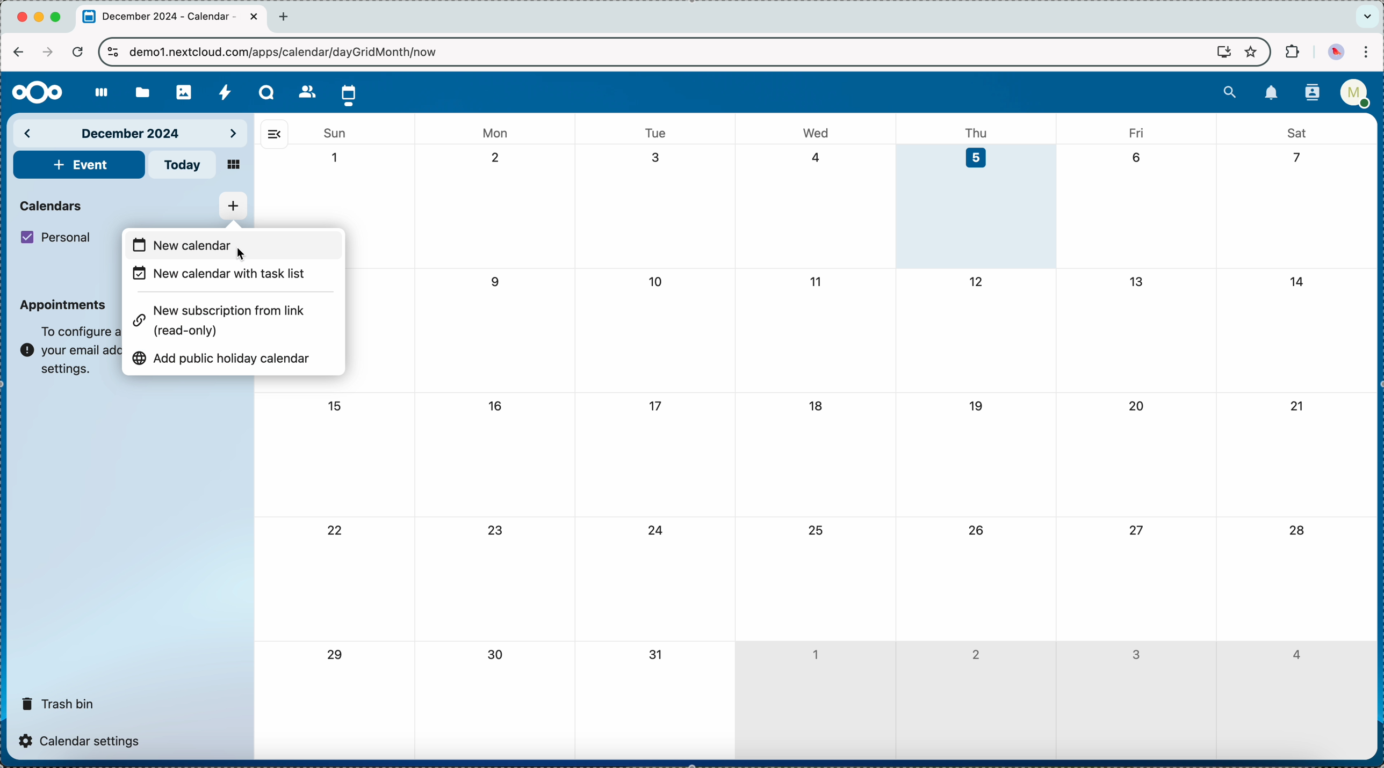  What do you see at coordinates (18, 52) in the screenshot?
I see `navigate back` at bounding box center [18, 52].